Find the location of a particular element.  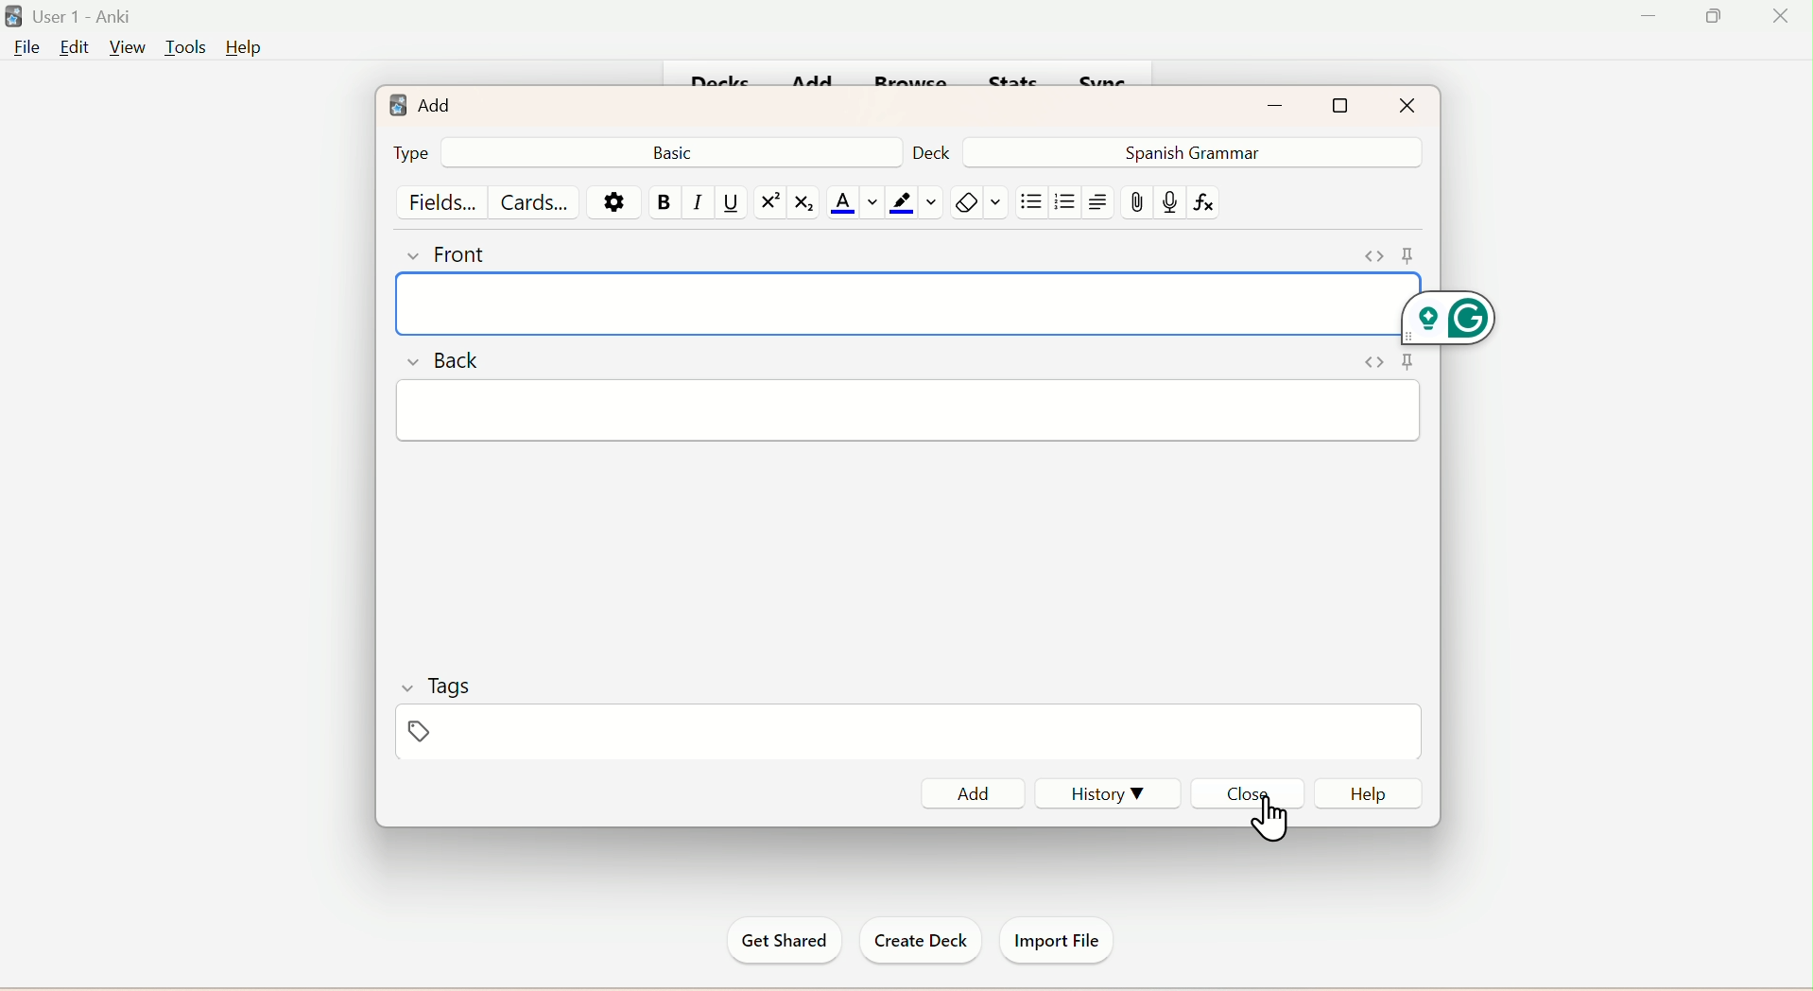

Text Color is located at coordinates (853, 203).